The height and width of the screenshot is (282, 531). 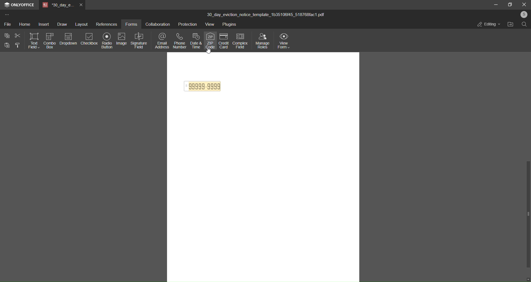 What do you see at coordinates (106, 40) in the screenshot?
I see `radio button` at bounding box center [106, 40].